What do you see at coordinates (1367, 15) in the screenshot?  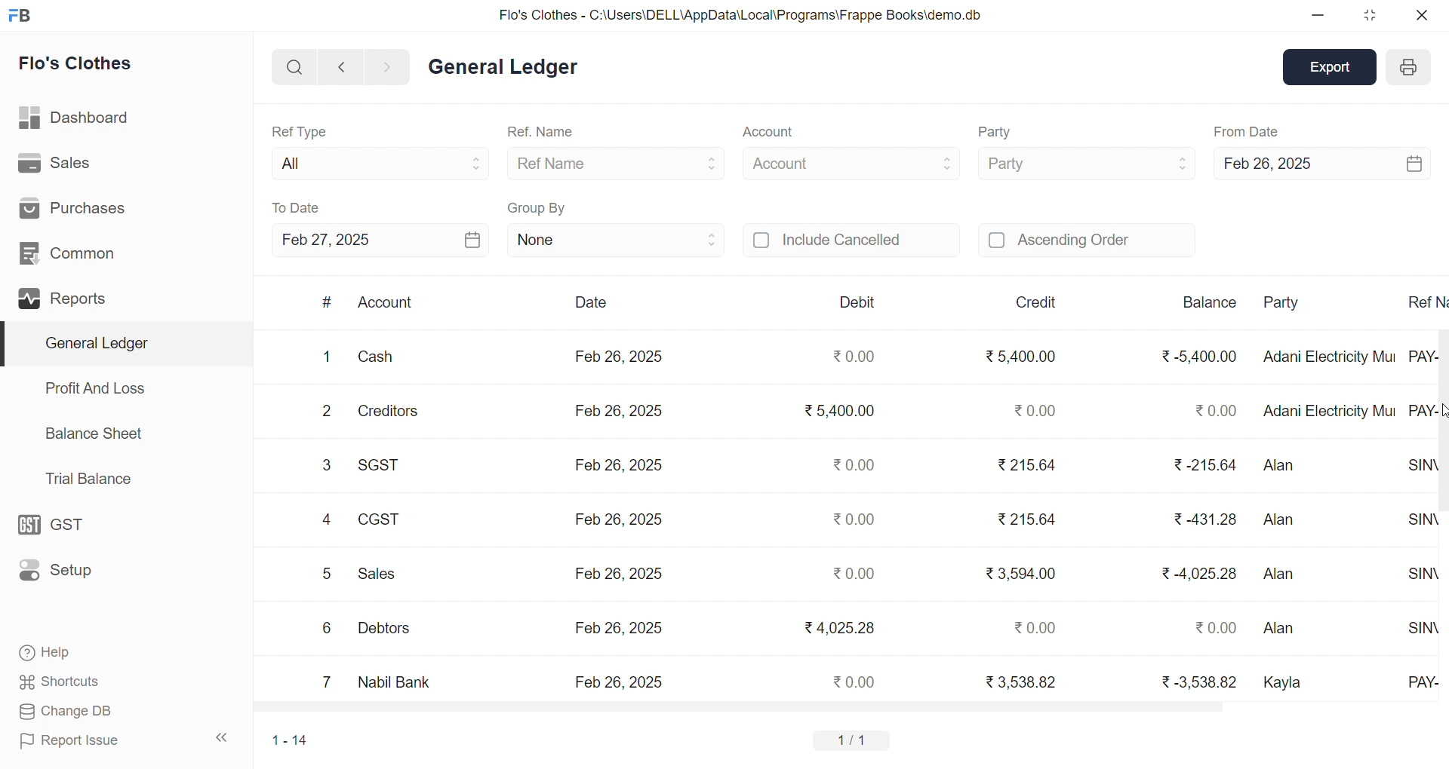 I see `RESIZE` at bounding box center [1367, 15].